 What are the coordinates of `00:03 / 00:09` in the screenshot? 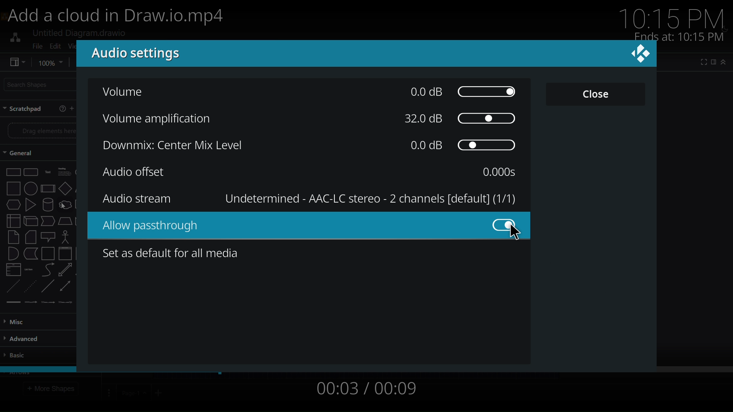 It's located at (366, 387).